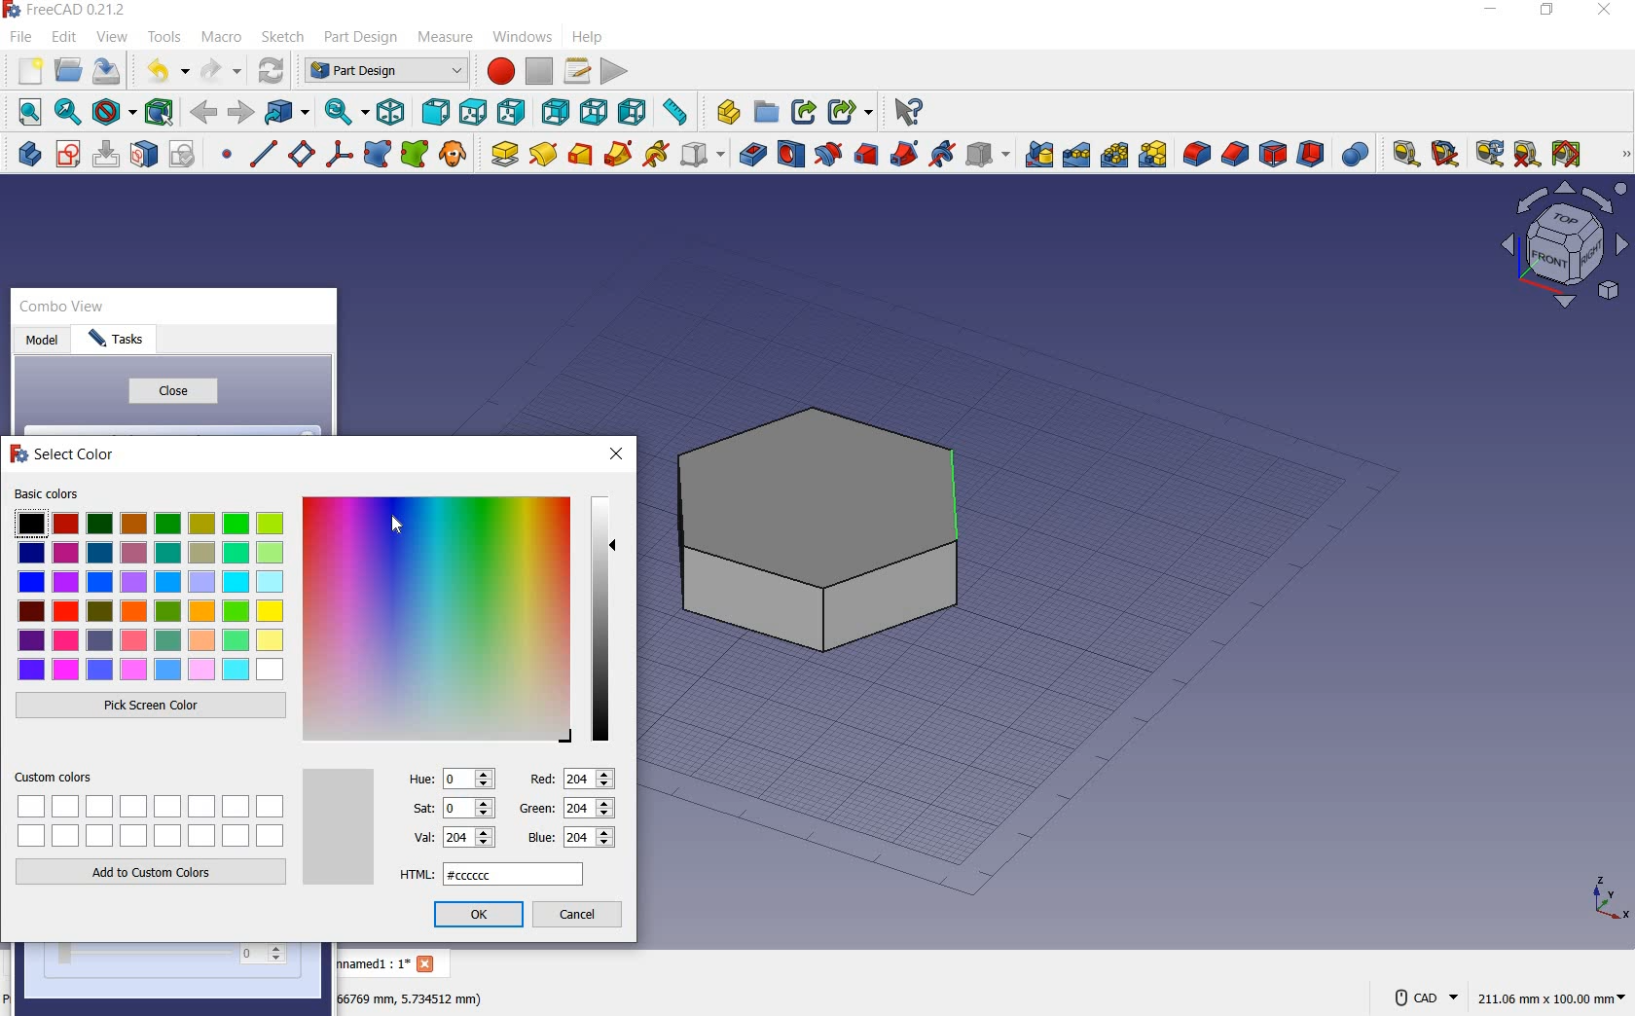 This screenshot has height=1016, width=1635. I want to click on bounding box, so click(159, 112).